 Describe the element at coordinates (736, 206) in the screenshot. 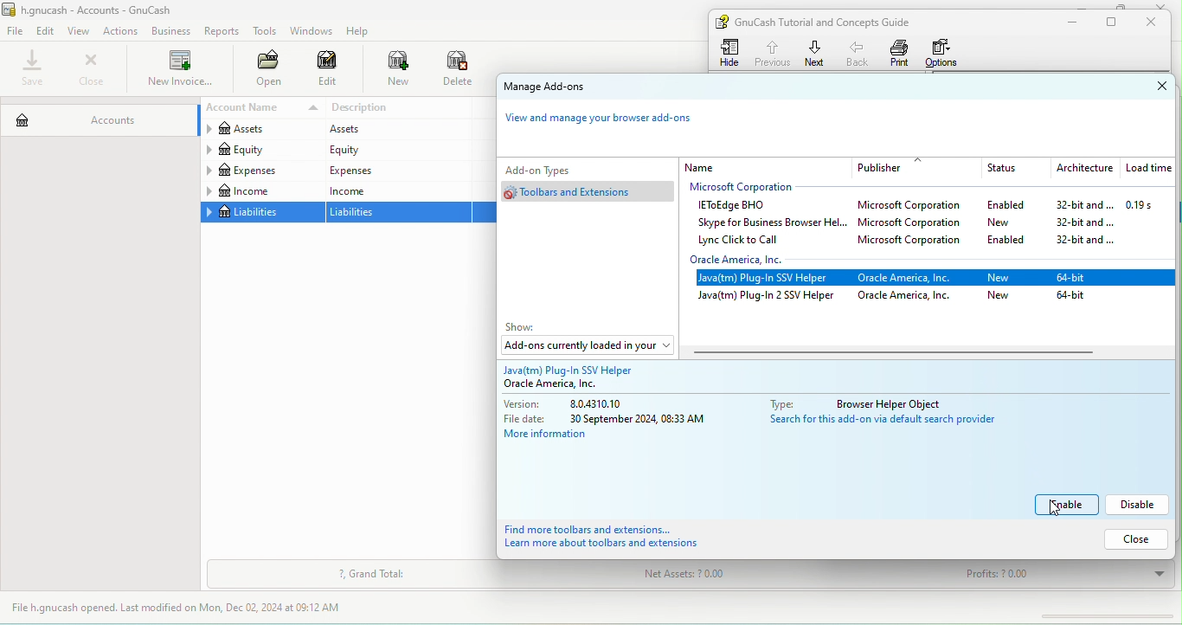

I see `ietoedge bho` at that location.